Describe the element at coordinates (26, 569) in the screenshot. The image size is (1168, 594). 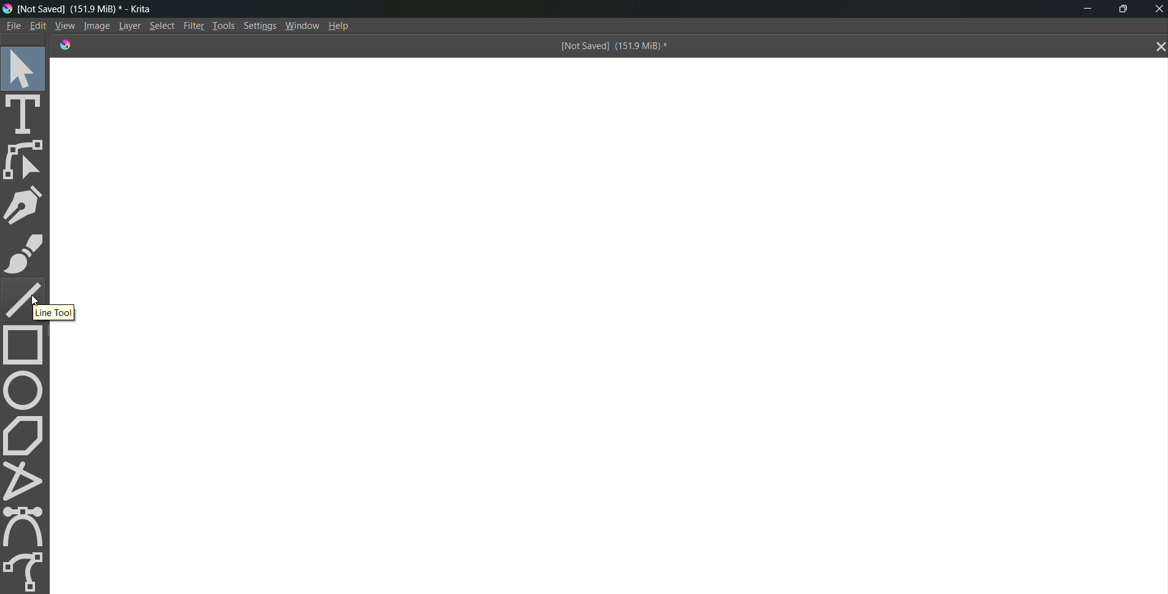
I see `freehand` at that location.